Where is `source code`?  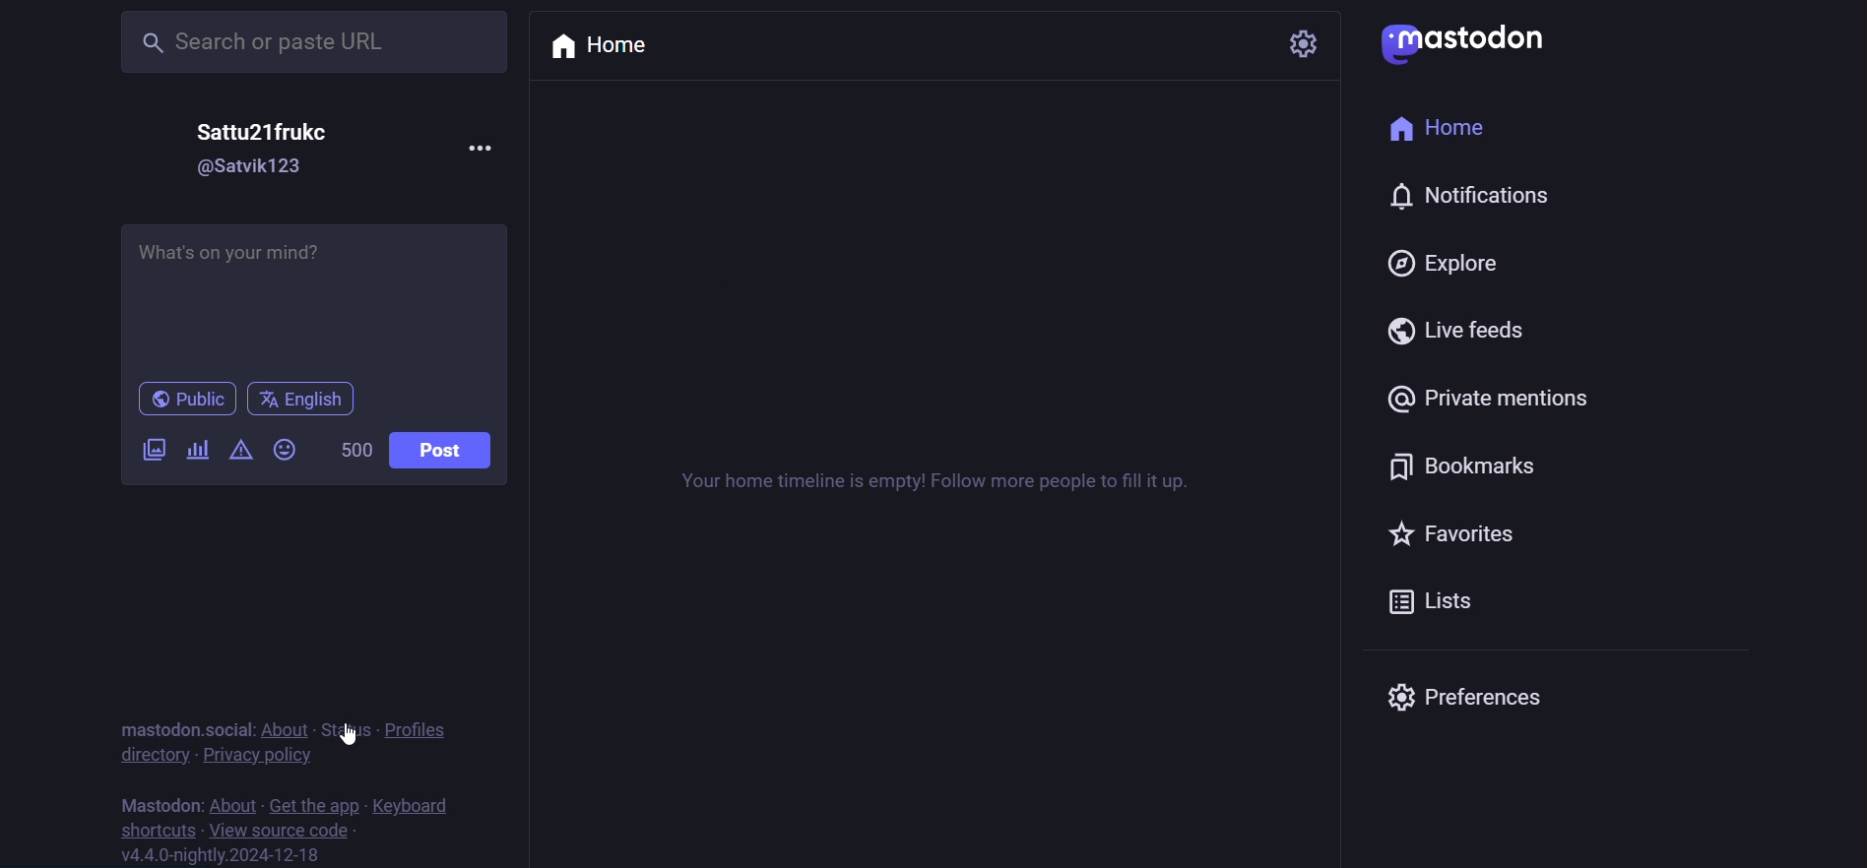
source code is located at coordinates (286, 829).